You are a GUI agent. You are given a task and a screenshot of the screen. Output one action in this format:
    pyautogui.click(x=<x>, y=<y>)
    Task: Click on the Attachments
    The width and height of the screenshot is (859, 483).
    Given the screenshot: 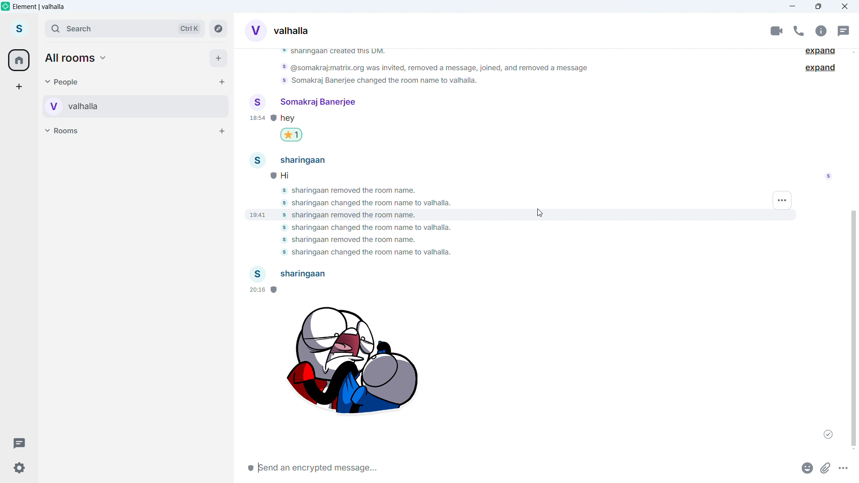 What is the action you would take?
    pyautogui.click(x=826, y=467)
    